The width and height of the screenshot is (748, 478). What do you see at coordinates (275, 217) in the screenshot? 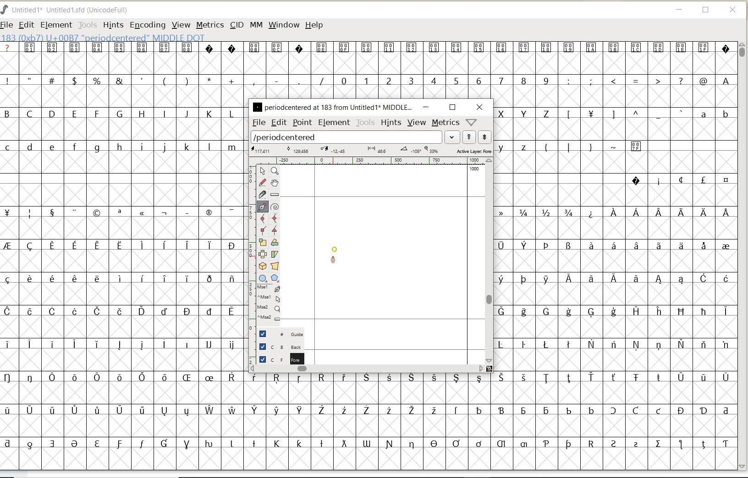
I see `add a curve point always either horizontal or vertical` at bounding box center [275, 217].